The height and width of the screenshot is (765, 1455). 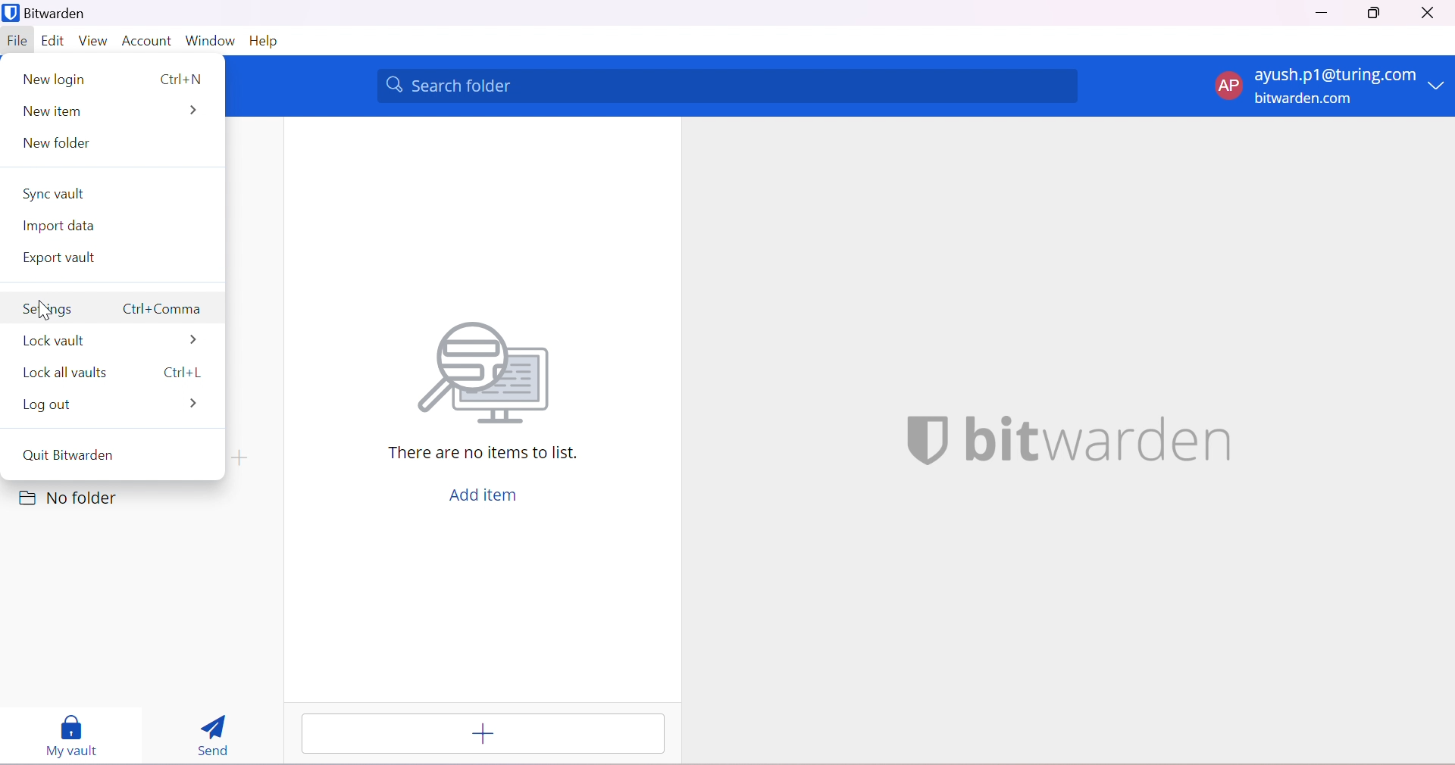 I want to click on Send, so click(x=212, y=735).